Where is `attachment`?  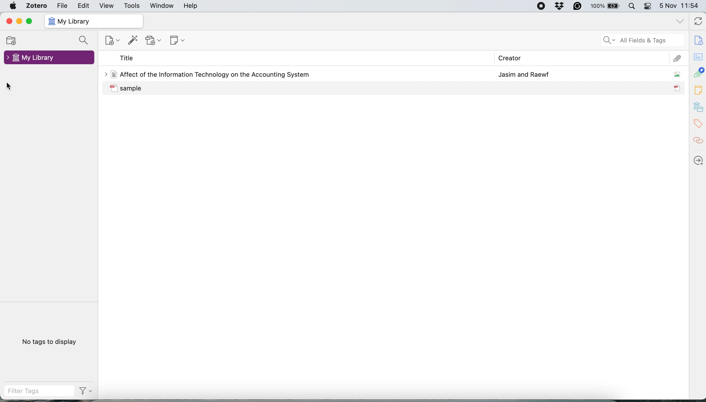
attachment is located at coordinates (679, 58).